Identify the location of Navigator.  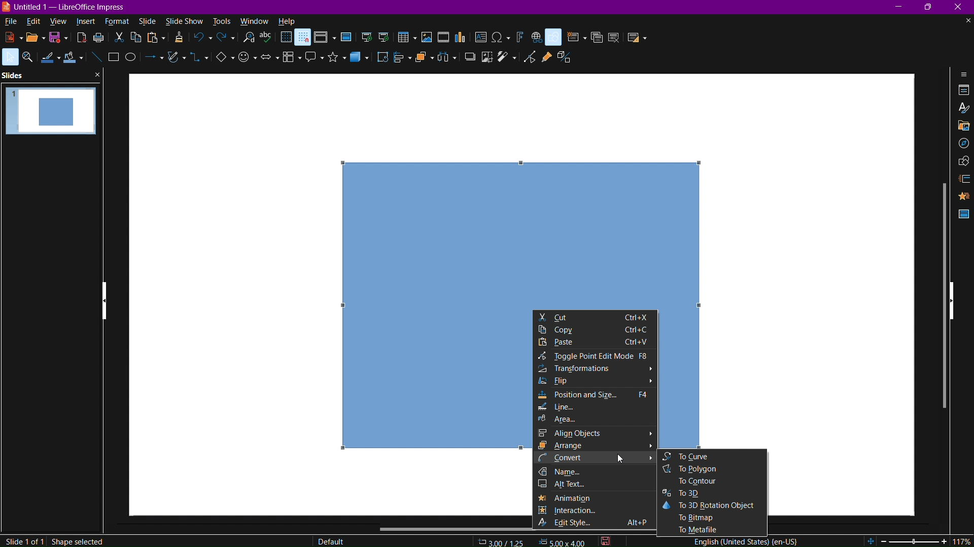
(961, 146).